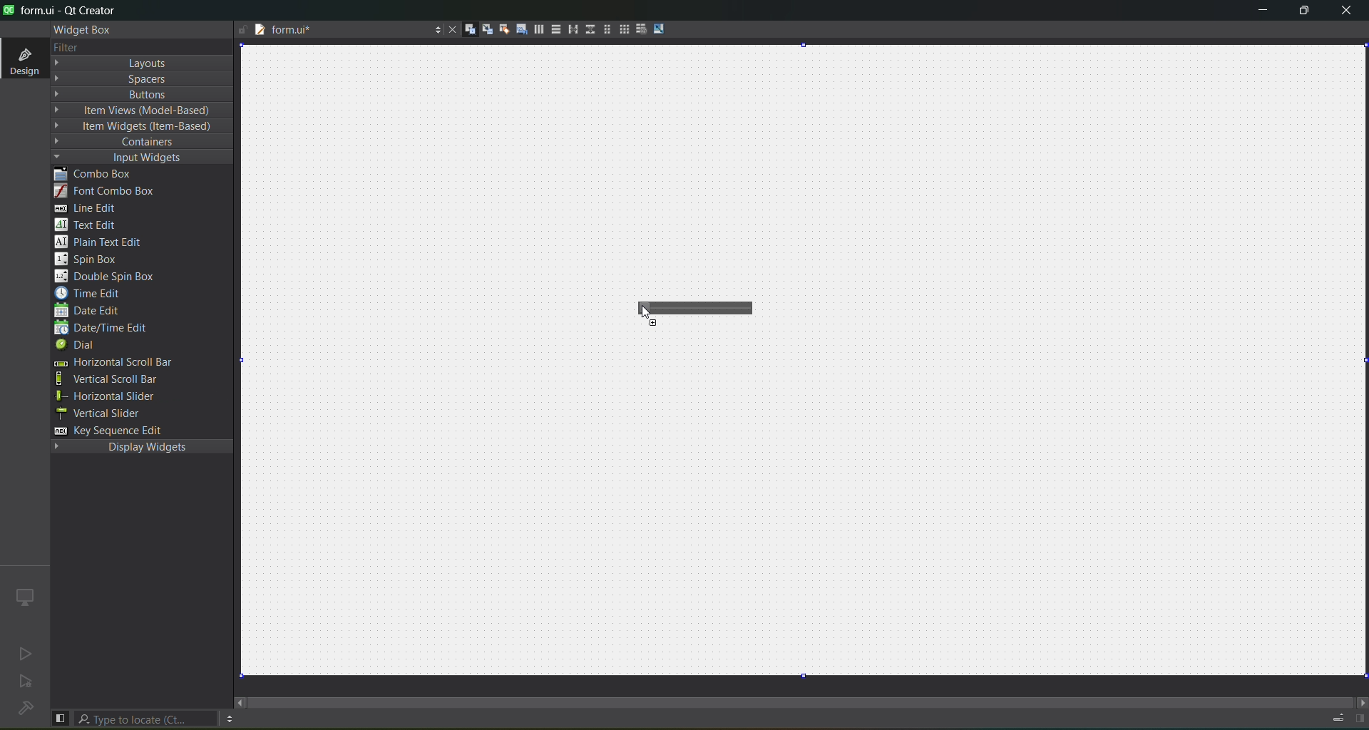 This screenshot has height=730, width=1369. Describe the element at coordinates (1360, 716) in the screenshot. I see `show right panel` at that location.